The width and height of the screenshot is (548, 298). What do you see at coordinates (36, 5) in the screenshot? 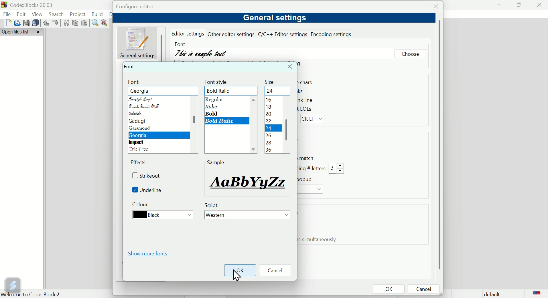
I see `Court blocks 2003` at bounding box center [36, 5].